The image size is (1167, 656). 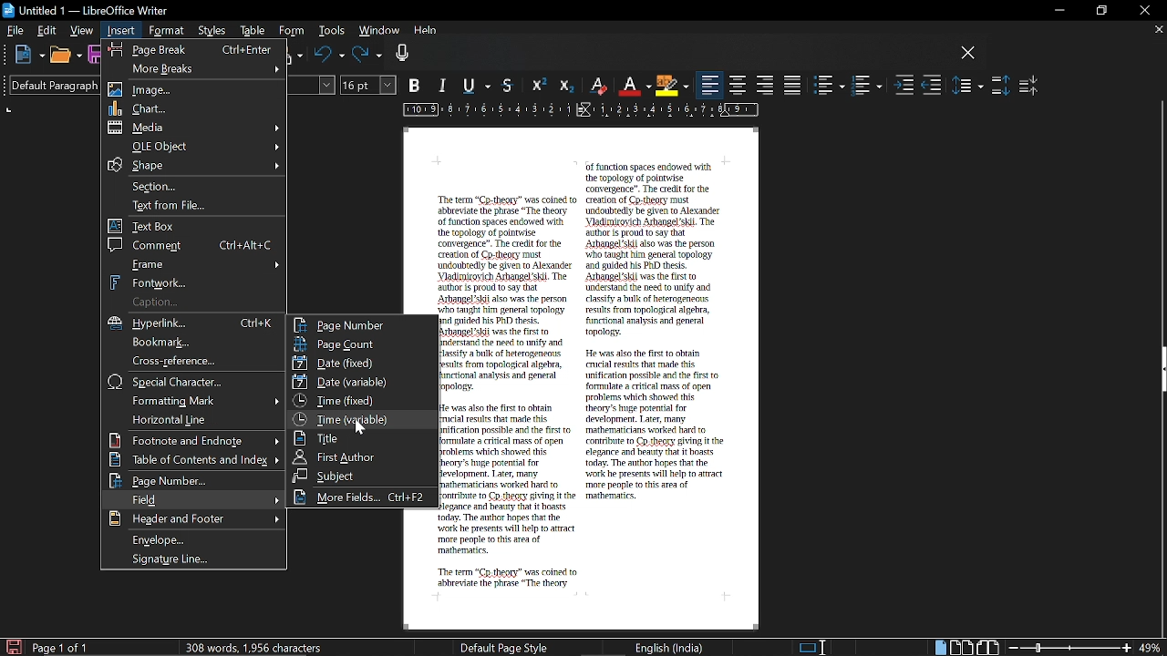 What do you see at coordinates (537, 86) in the screenshot?
I see `Superscript` at bounding box center [537, 86].